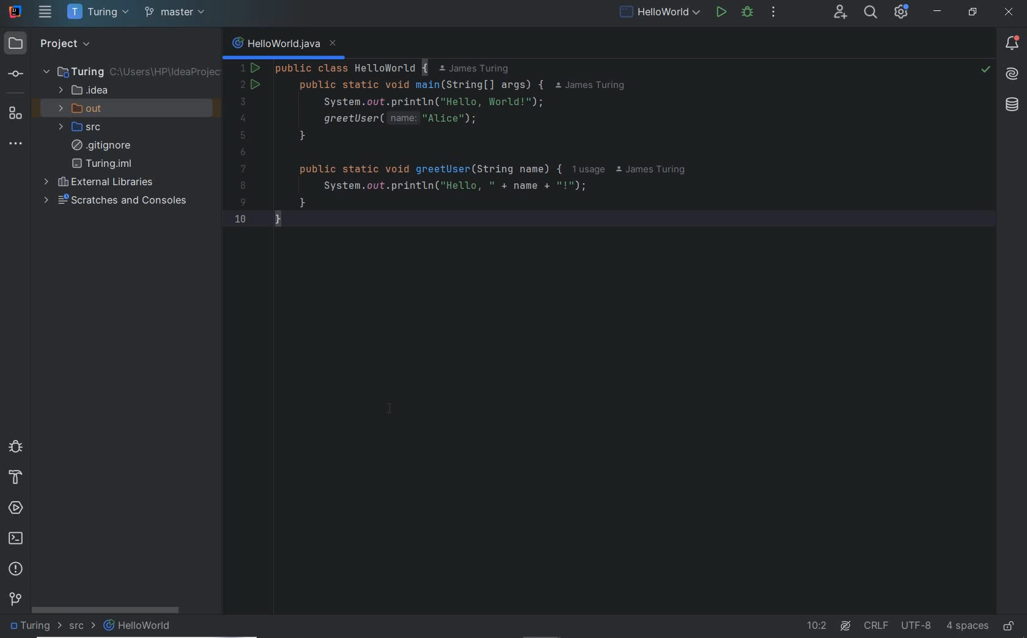 Image resolution: width=1027 pixels, height=638 pixels. What do you see at coordinates (84, 90) in the screenshot?
I see `.idea` at bounding box center [84, 90].